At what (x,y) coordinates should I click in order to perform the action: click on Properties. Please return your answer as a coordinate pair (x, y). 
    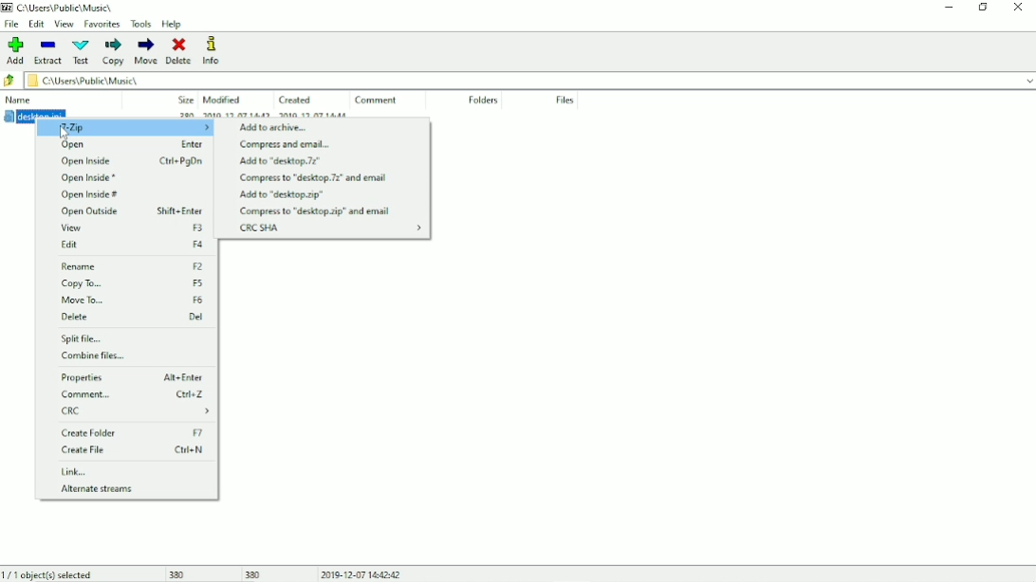
    Looking at the image, I should click on (132, 378).